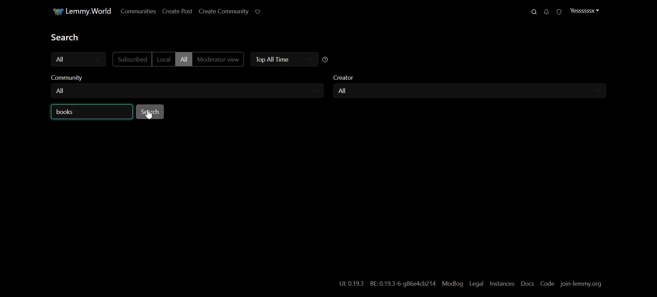 The image size is (657, 297). What do you see at coordinates (476, 284) in the screenshot?
I see `Legal` at bounding box center [476, 284].